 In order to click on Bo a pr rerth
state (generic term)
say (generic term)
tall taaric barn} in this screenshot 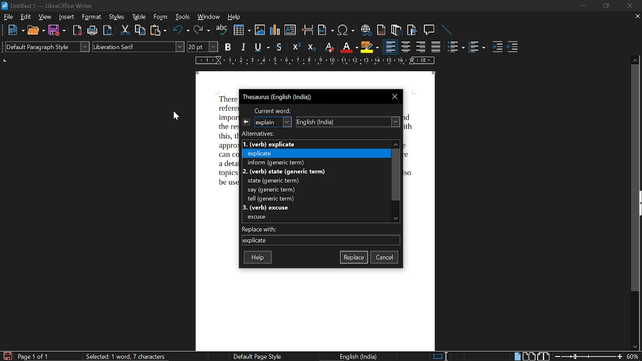, I will do `click(314, 185)`.